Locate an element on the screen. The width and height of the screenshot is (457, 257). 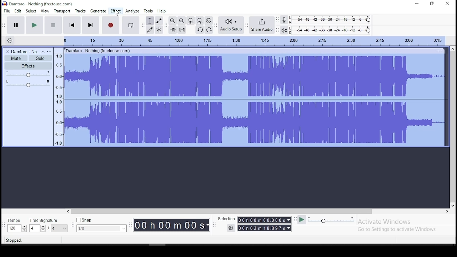
stop is located at coordinates (53, 25).